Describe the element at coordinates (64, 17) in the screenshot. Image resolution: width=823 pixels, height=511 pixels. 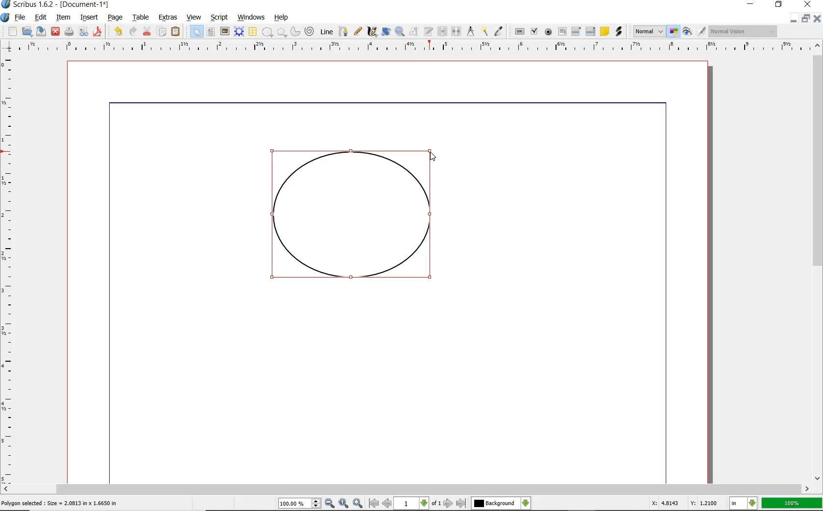
I see `ITEM` at that location.